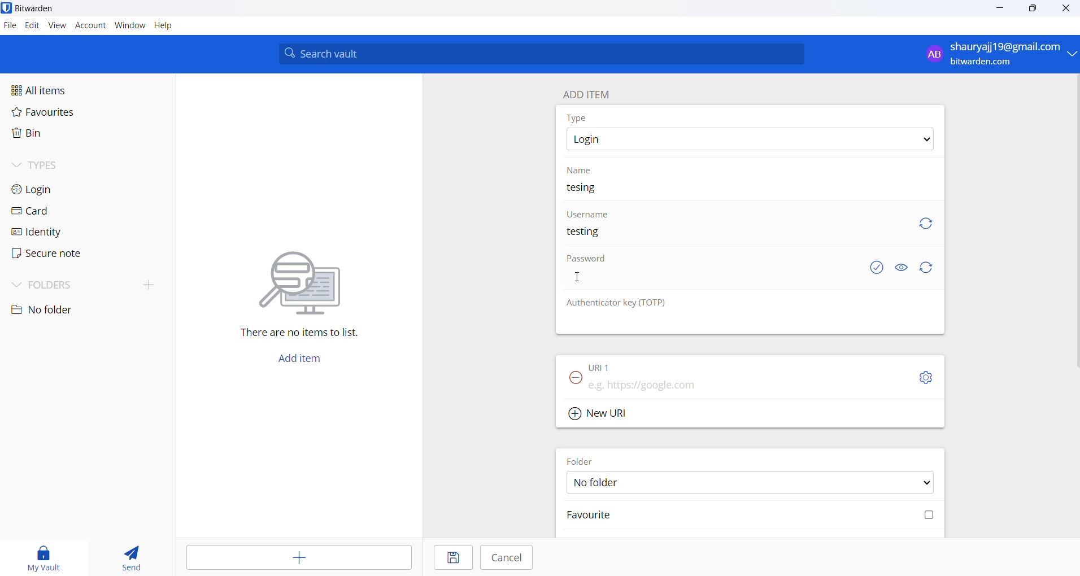 This screenshot has height=576, width=1080. What do you see at coordinates (584, 459) in the screenshot?
I see `Folder` at bounding box center [584, 459].